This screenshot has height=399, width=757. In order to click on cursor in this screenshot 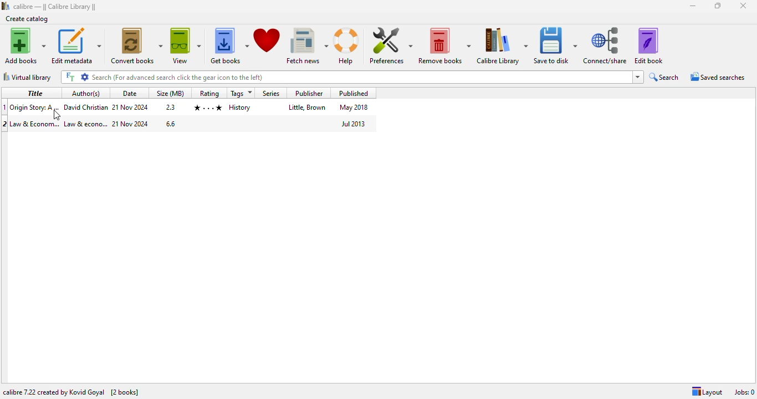, I will do `click(59, 115)`.